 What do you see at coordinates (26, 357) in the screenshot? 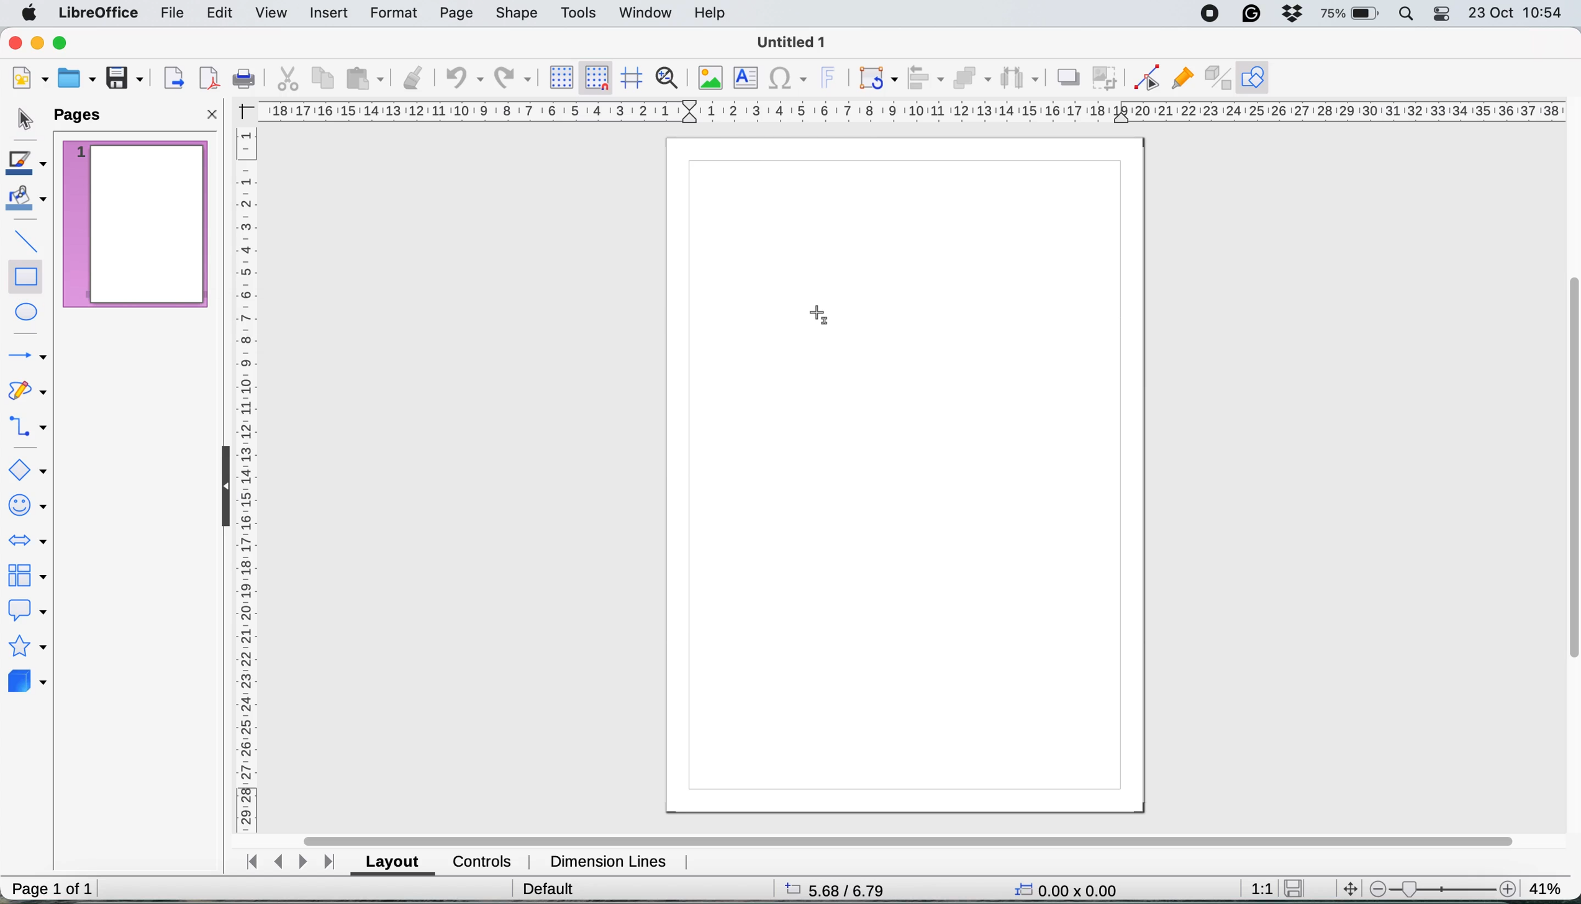
I see `lines and arrows` at bounding box center [26, 357].